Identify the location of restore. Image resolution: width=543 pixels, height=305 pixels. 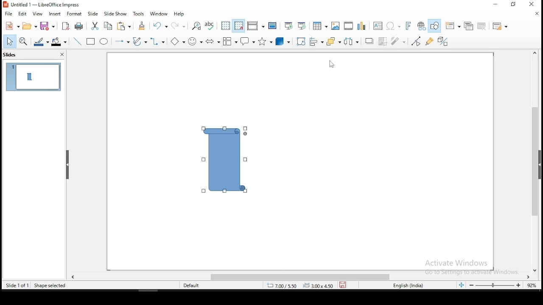
(513, 4).